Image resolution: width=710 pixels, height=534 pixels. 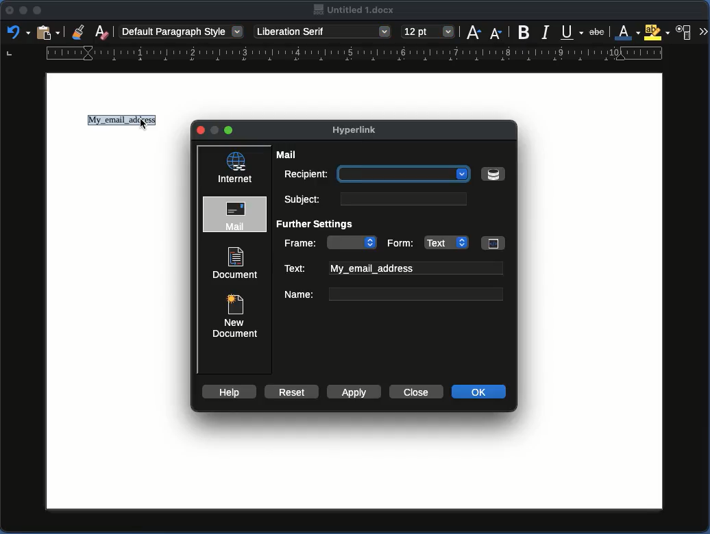 I want to click on Default paragraph style, so click(x=182, y=31).